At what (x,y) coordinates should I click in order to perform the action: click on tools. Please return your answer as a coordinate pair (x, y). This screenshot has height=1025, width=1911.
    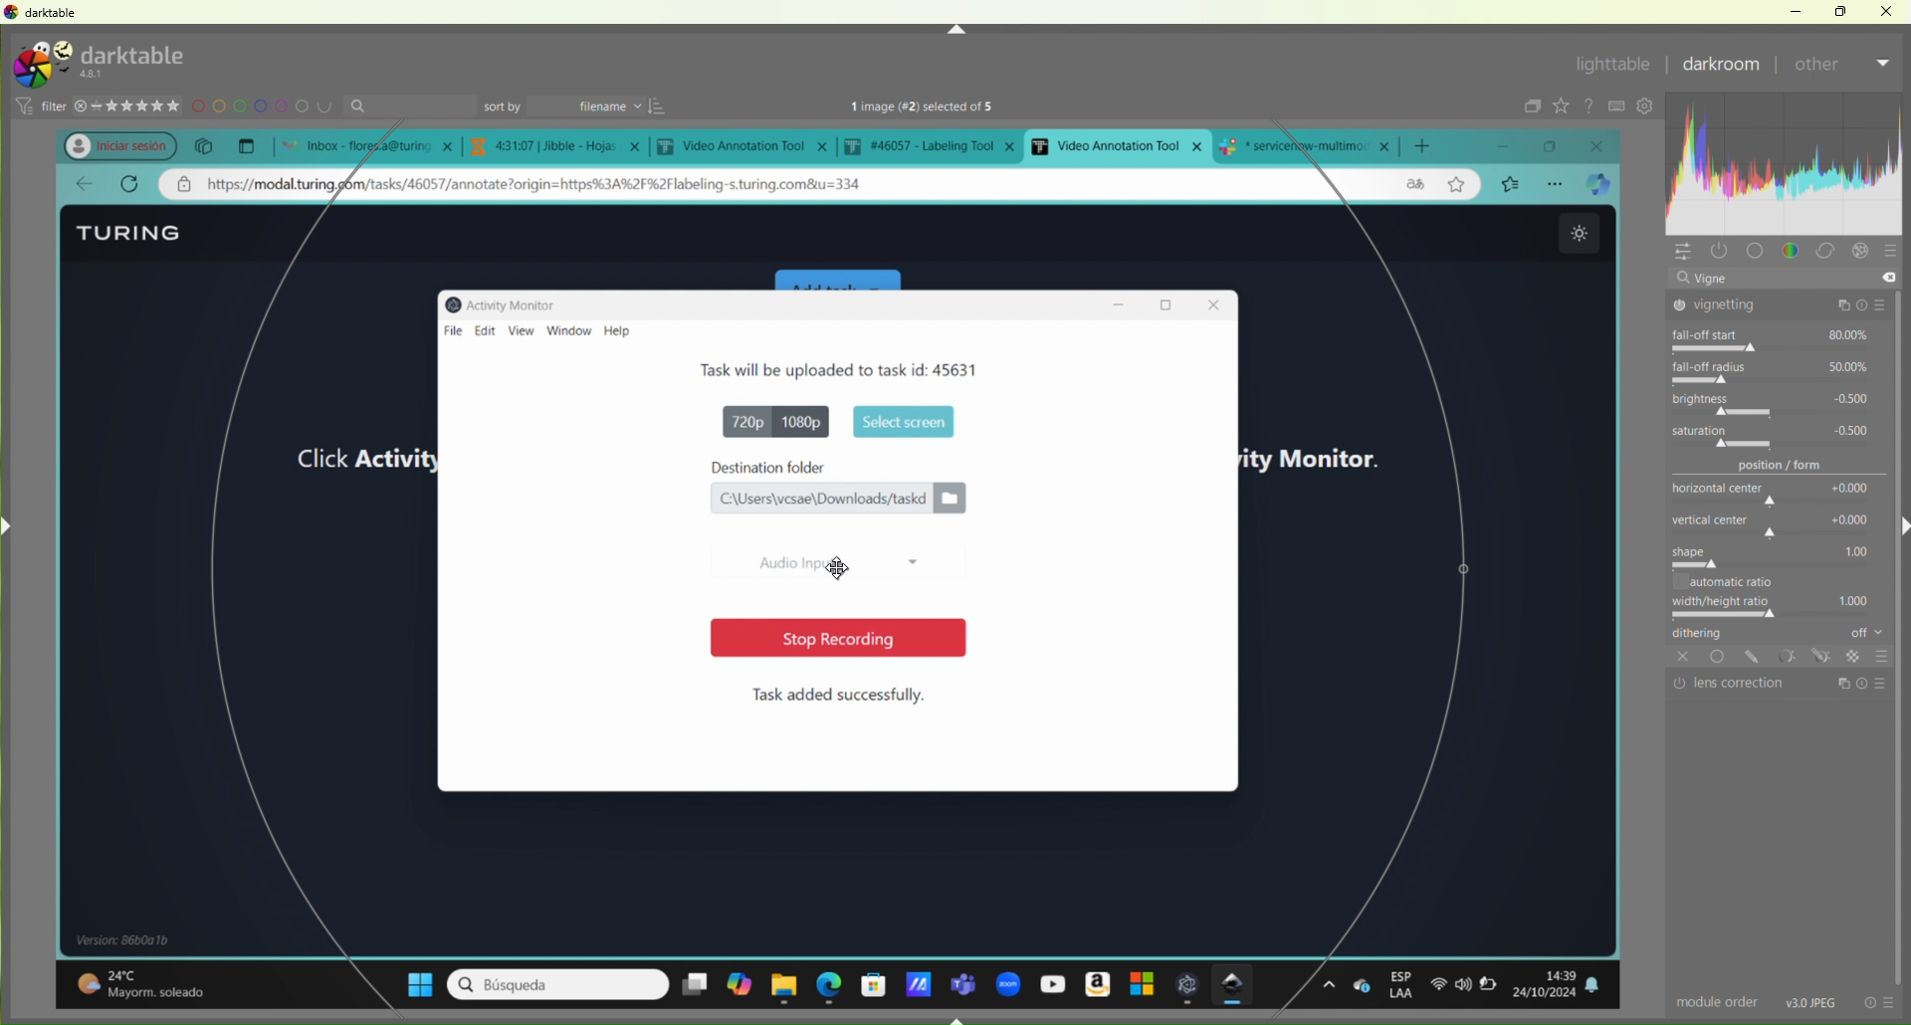
    Looking at the image, I should click on (1764, 657).